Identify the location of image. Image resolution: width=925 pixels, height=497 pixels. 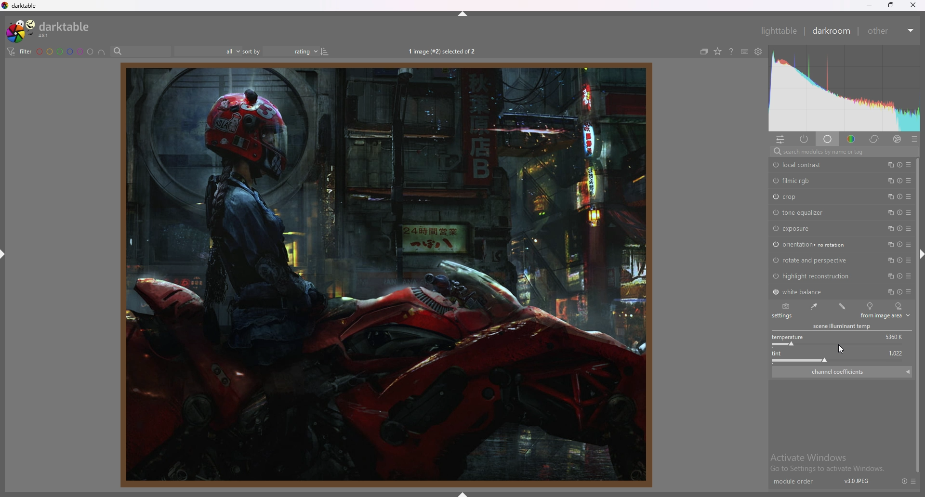
(384, 275).